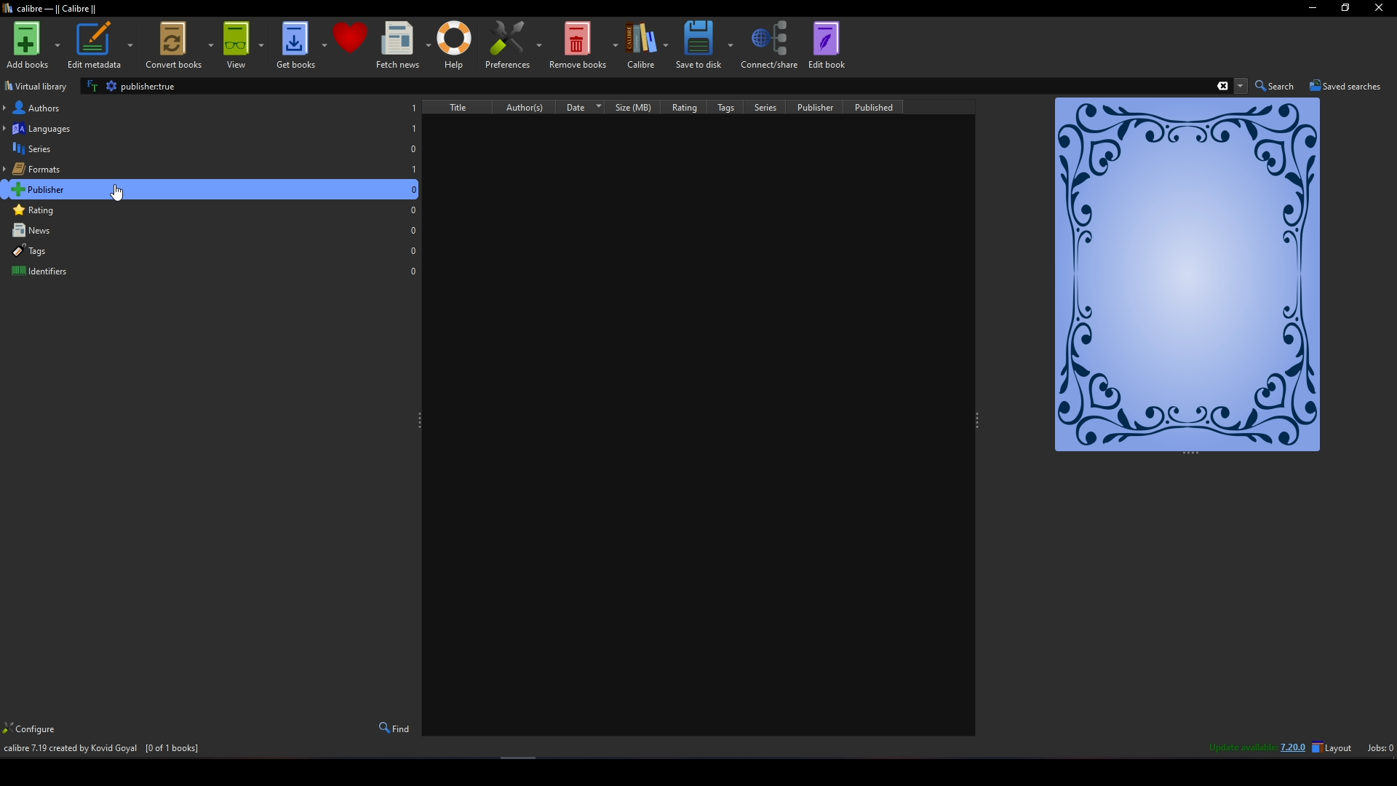  I want to click on calibre 7.19 created by Kovid Goyal [0 of 1 books], so click(101, 750).